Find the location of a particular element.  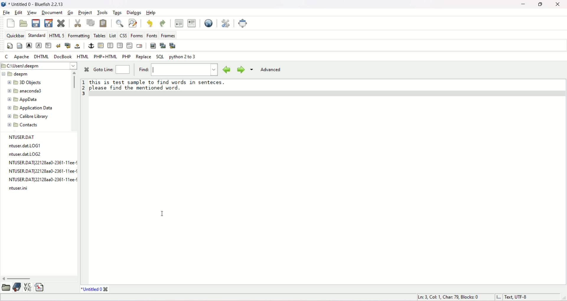

close is located at coordinates (86, 69).